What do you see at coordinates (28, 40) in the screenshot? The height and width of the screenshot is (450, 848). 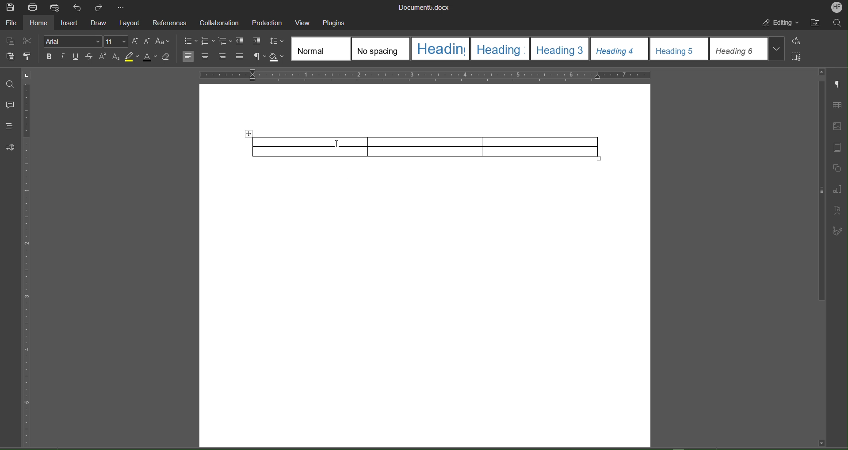 I see `Cut` at bounding box center [28, 40].